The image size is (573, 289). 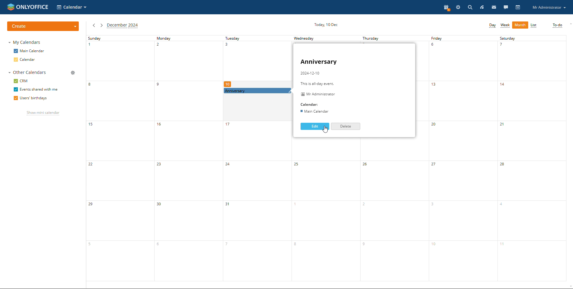 What do you see at coordinates (123, 26) in the screenshot?
I see `current month` at bounding box center [123, 26].